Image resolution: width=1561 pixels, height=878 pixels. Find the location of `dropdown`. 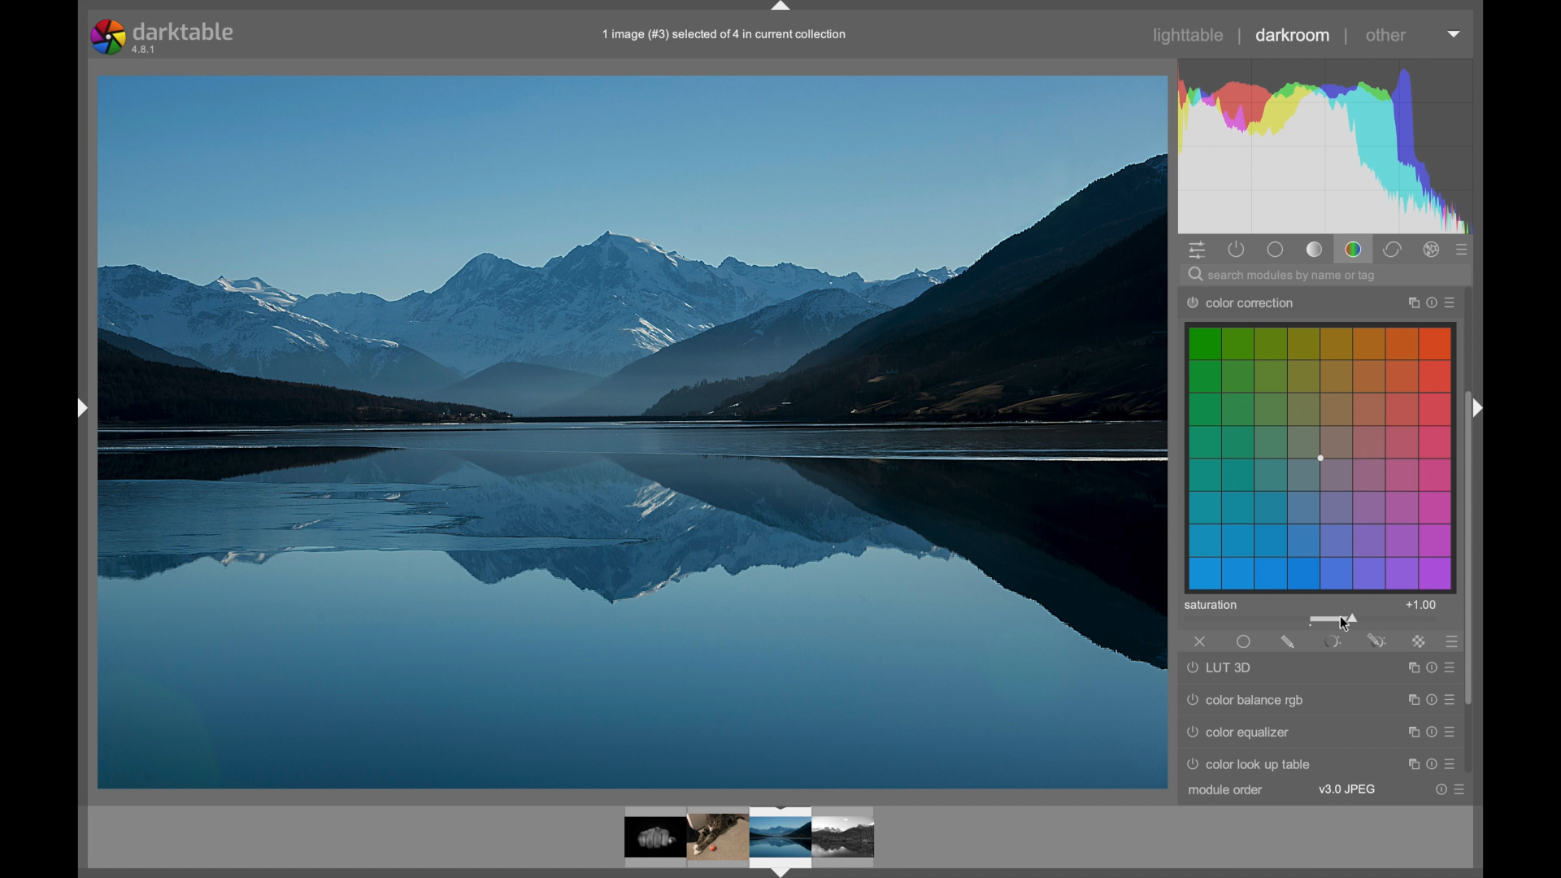

dropdown is located at coordinates (1454, 34).